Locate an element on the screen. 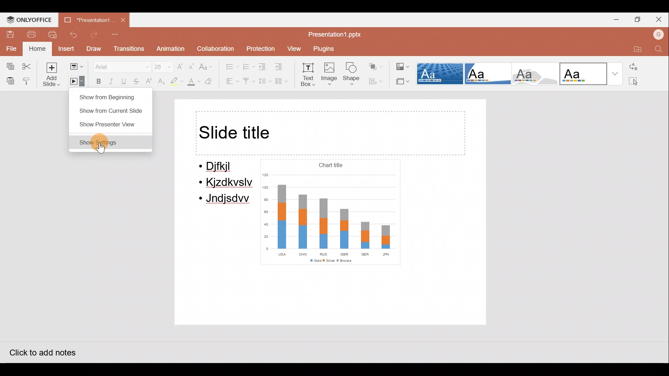 The height and width of the screenshot is (376, 669). Undo is located at coordinates (73, 34).